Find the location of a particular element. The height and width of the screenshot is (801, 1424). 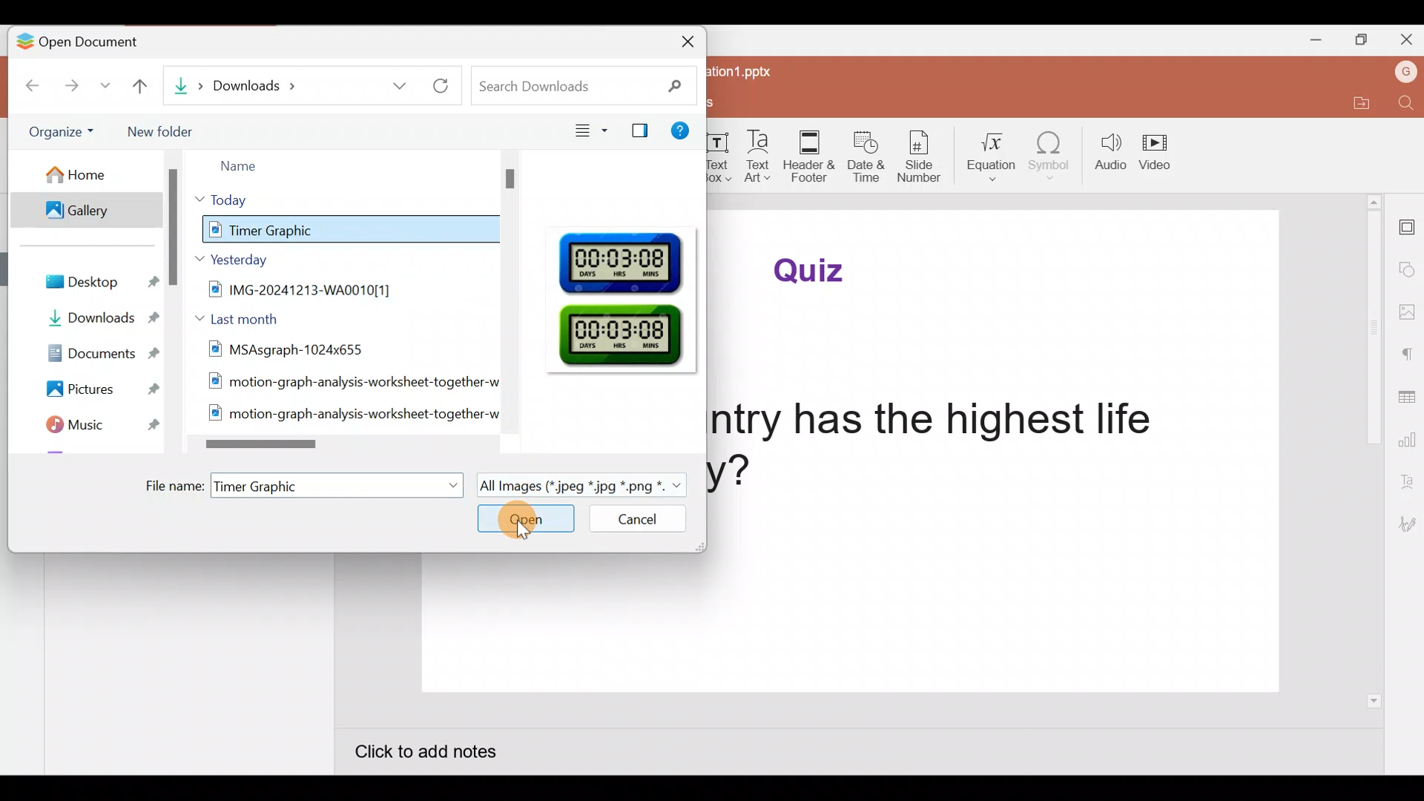

Search downloads is located at coordinates (595, 83).